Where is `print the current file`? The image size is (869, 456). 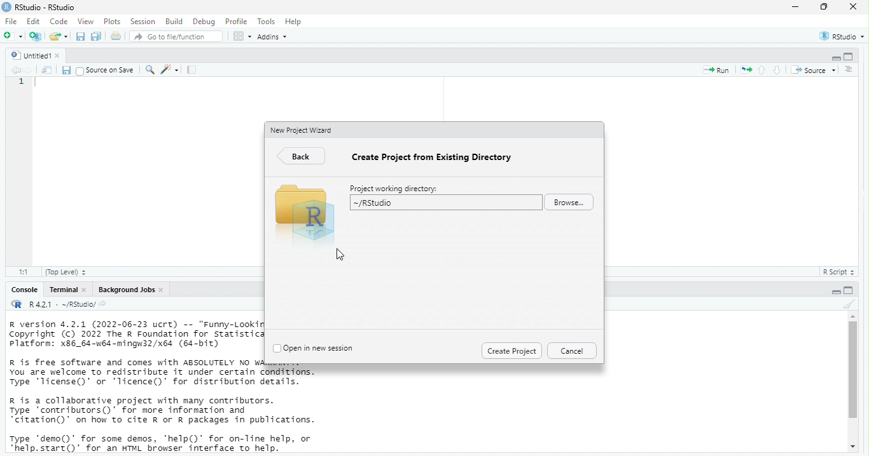 print the current file is located at coordinates (116, 36).